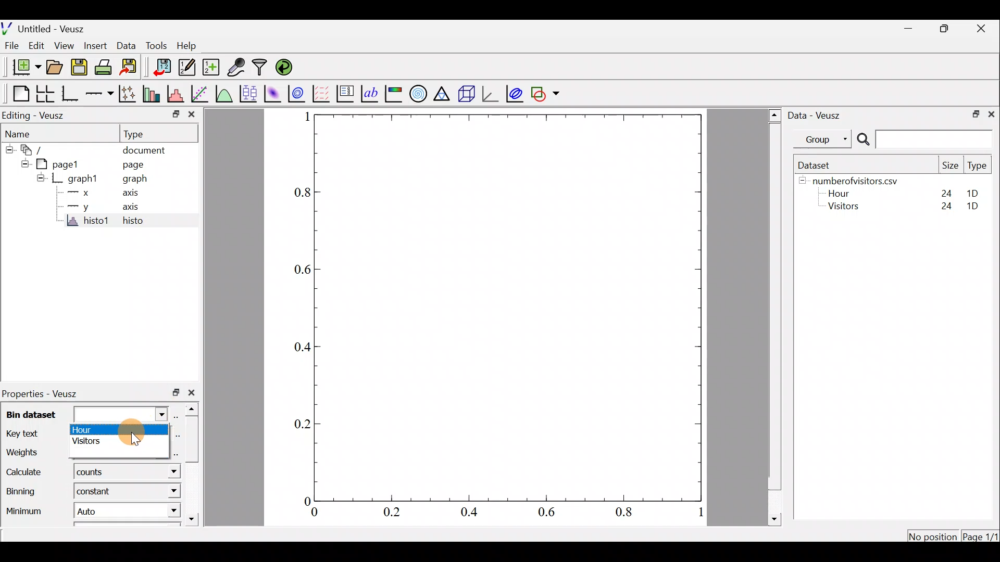  I want to click on polar graph, so click(419, 95).